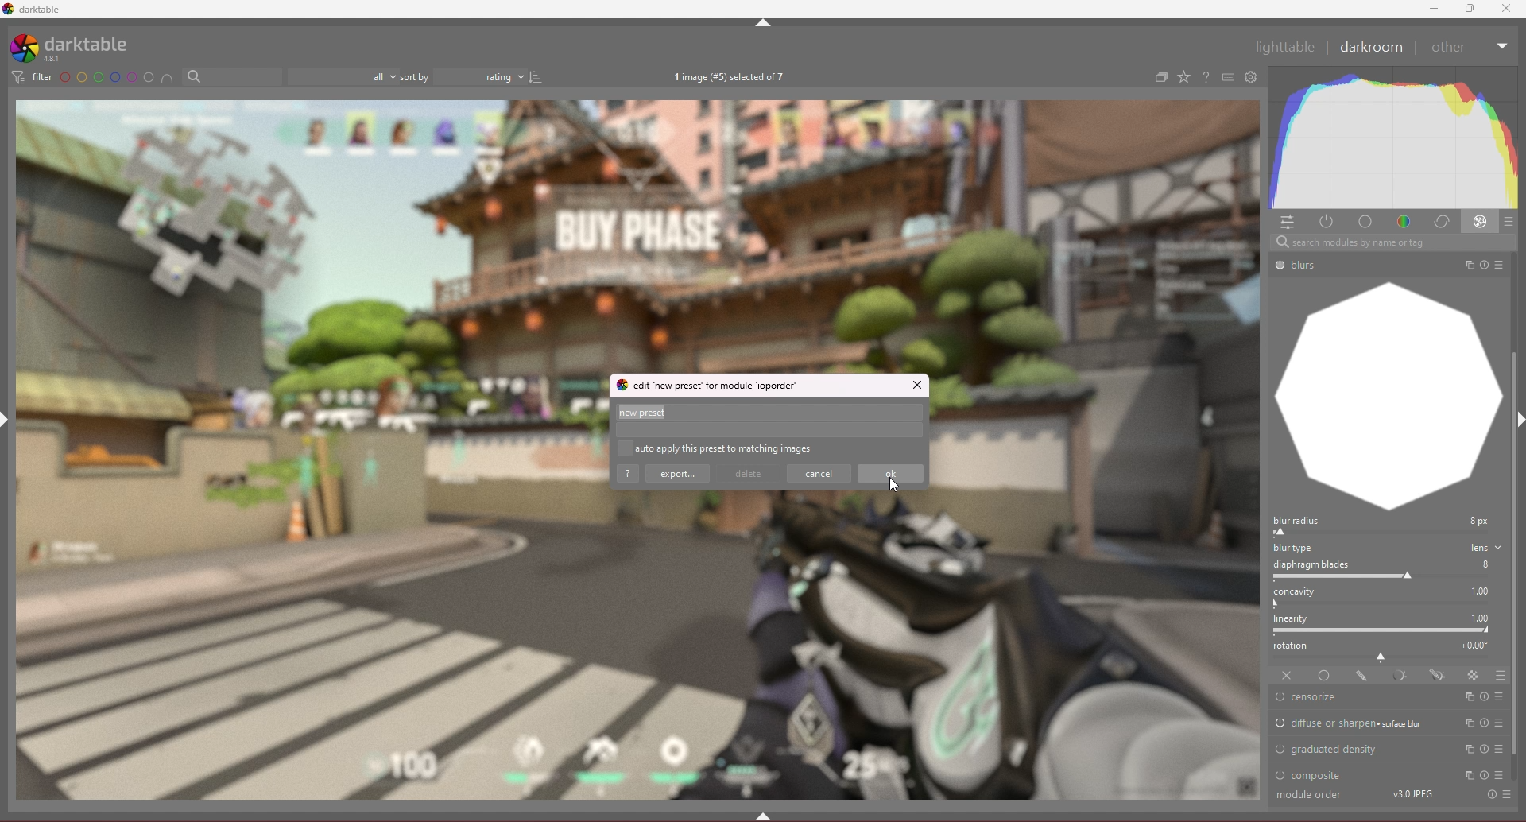 The height and width of the screenshot is (822, 1526). I want to click on graduated density, so click(1330, 748).